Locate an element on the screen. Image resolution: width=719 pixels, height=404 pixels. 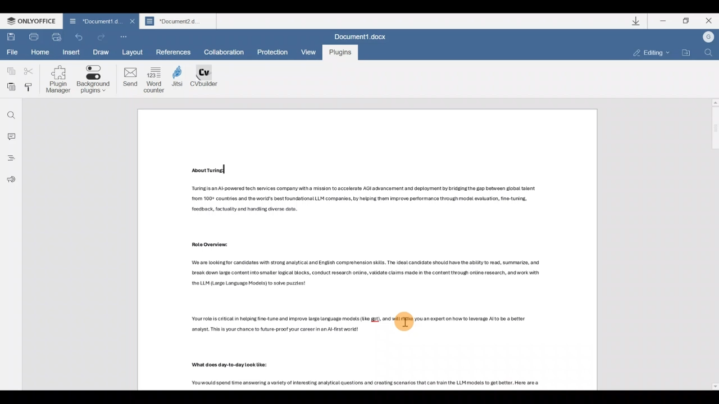
Close is located at coordinates (709, 22).